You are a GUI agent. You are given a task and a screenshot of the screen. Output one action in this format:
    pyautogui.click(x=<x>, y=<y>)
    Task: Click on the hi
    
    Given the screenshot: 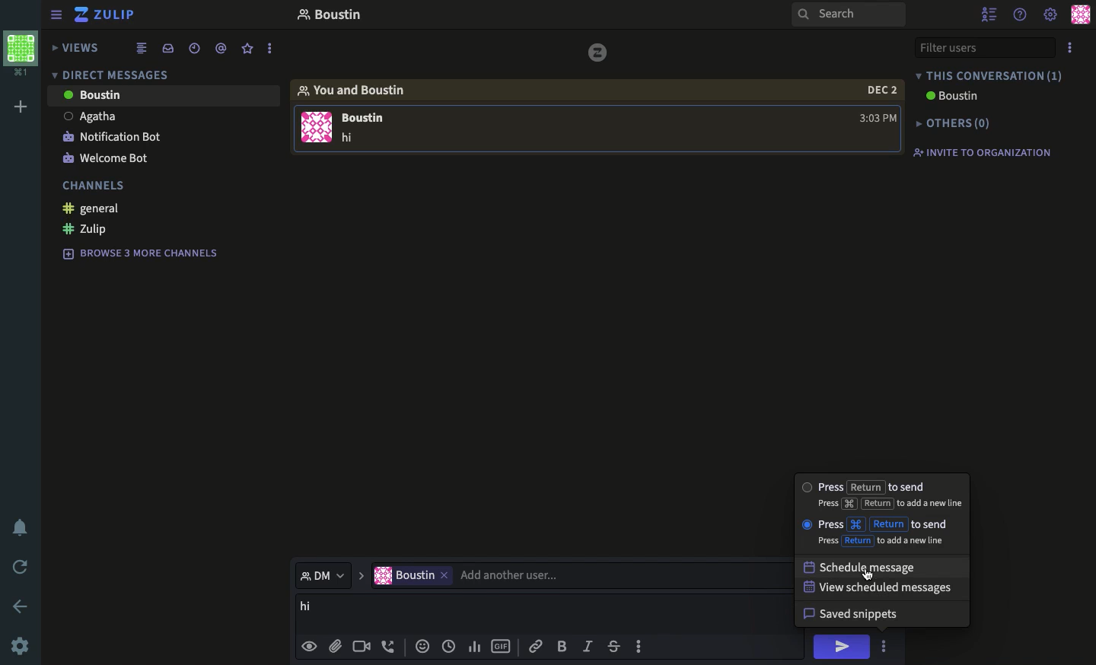 What is the action you would take?
    pyautogui.click(x=843, y=647)
    